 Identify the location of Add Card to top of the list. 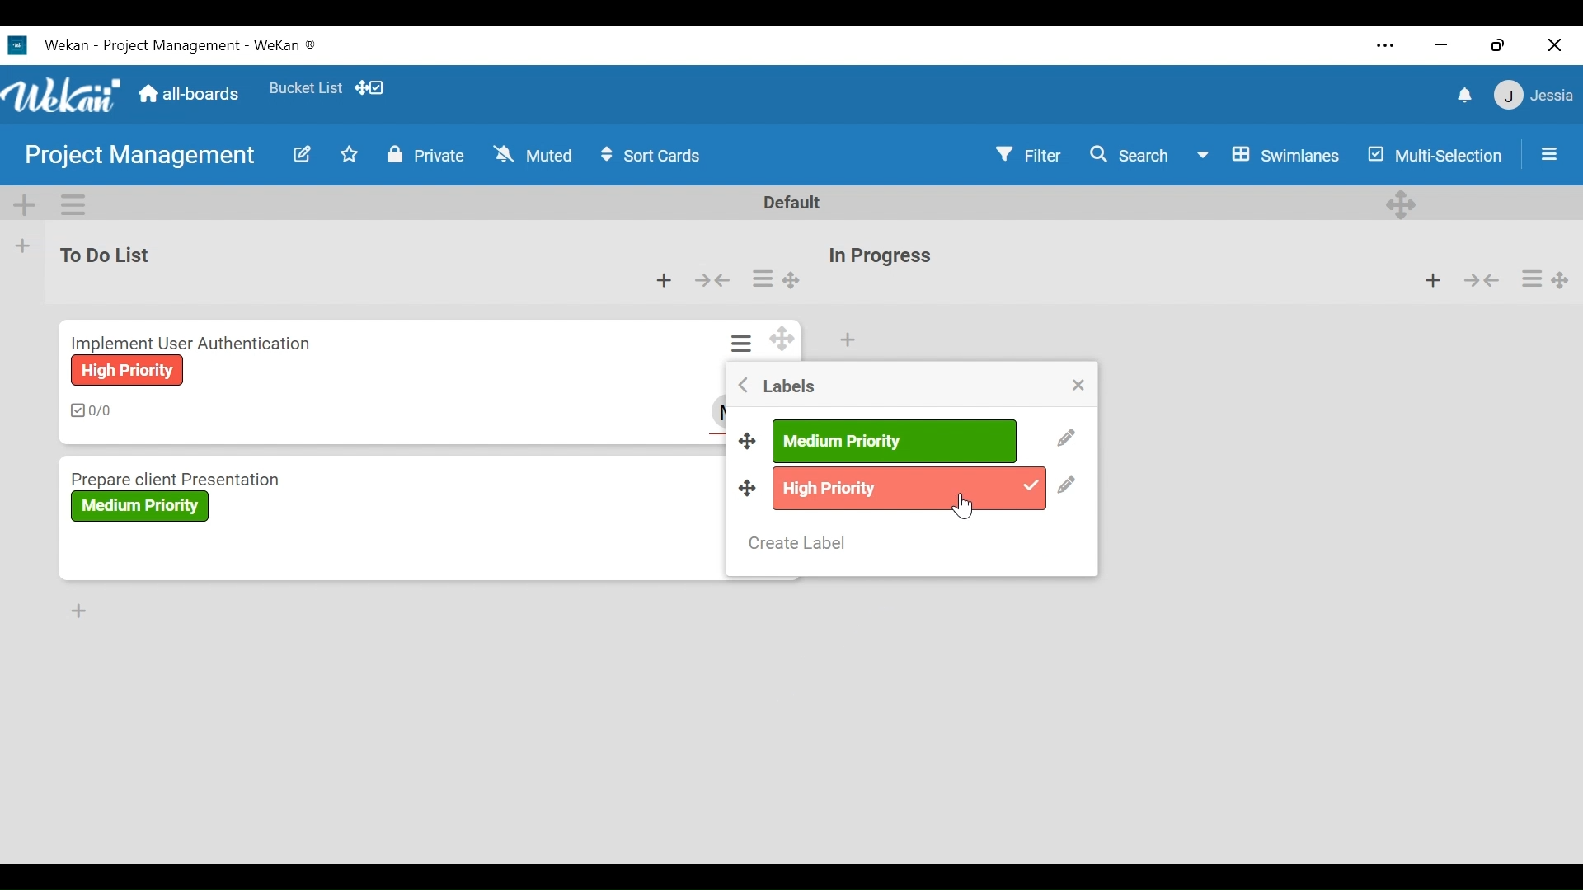
(847, 340).